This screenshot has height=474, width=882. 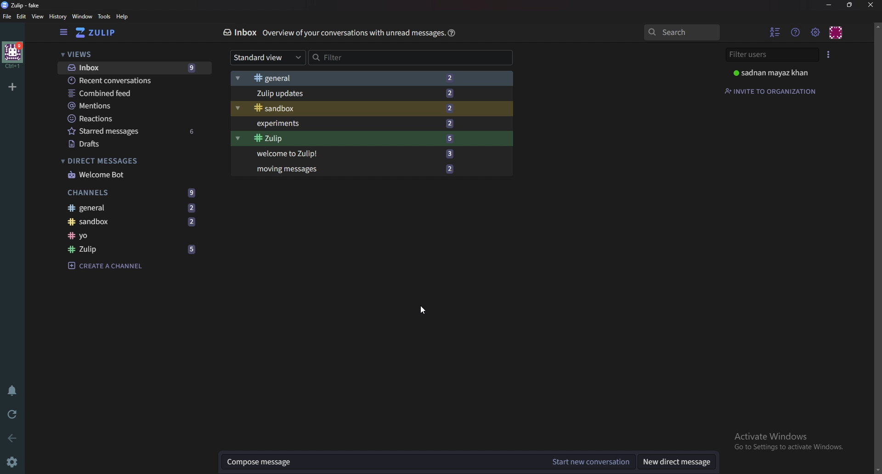 What do you see at coordinates (65, 32) in the screenshot?
I see `hide left sidebar` at bounding box center [65, 32].